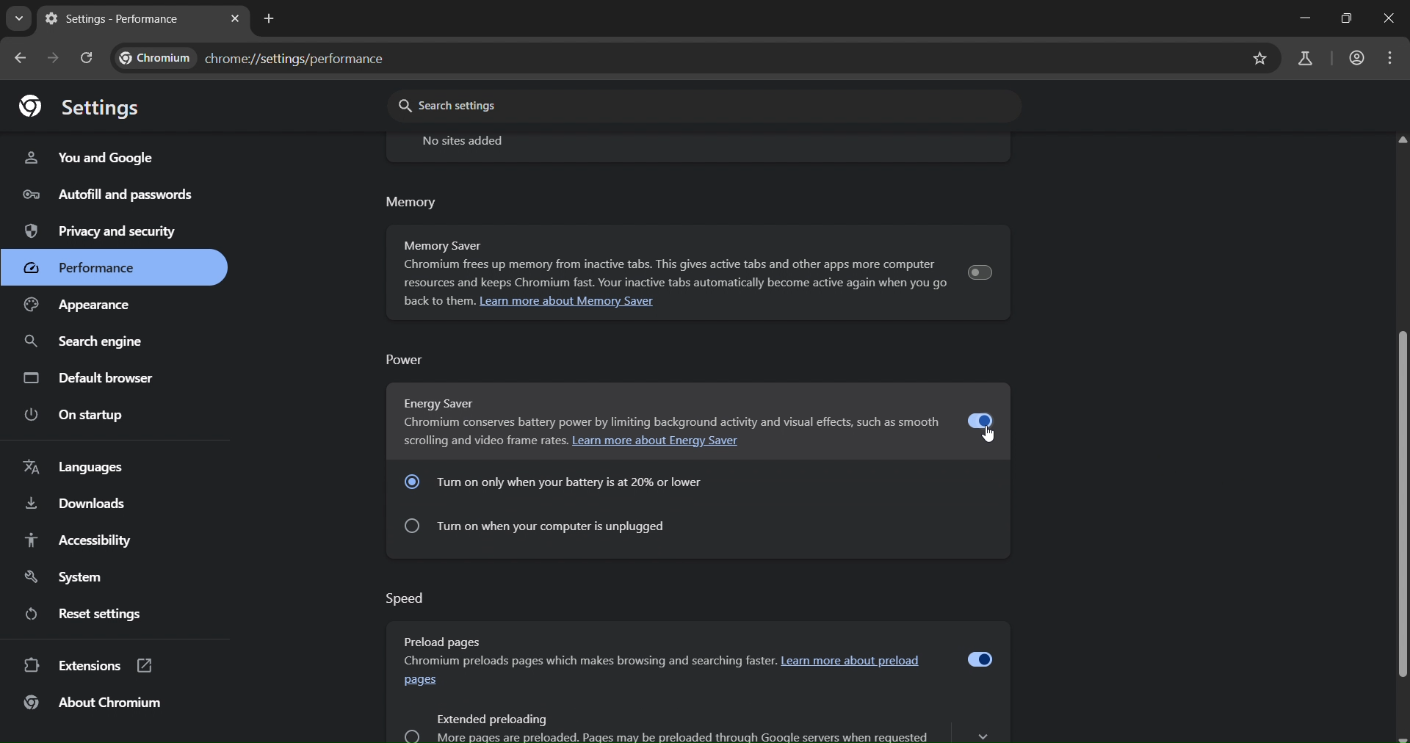 Image resolution: width=1410 pixels, height=743 pixels. Describe the element at coordinates (413, 201) in the screenshot. I see `memory` at that location.